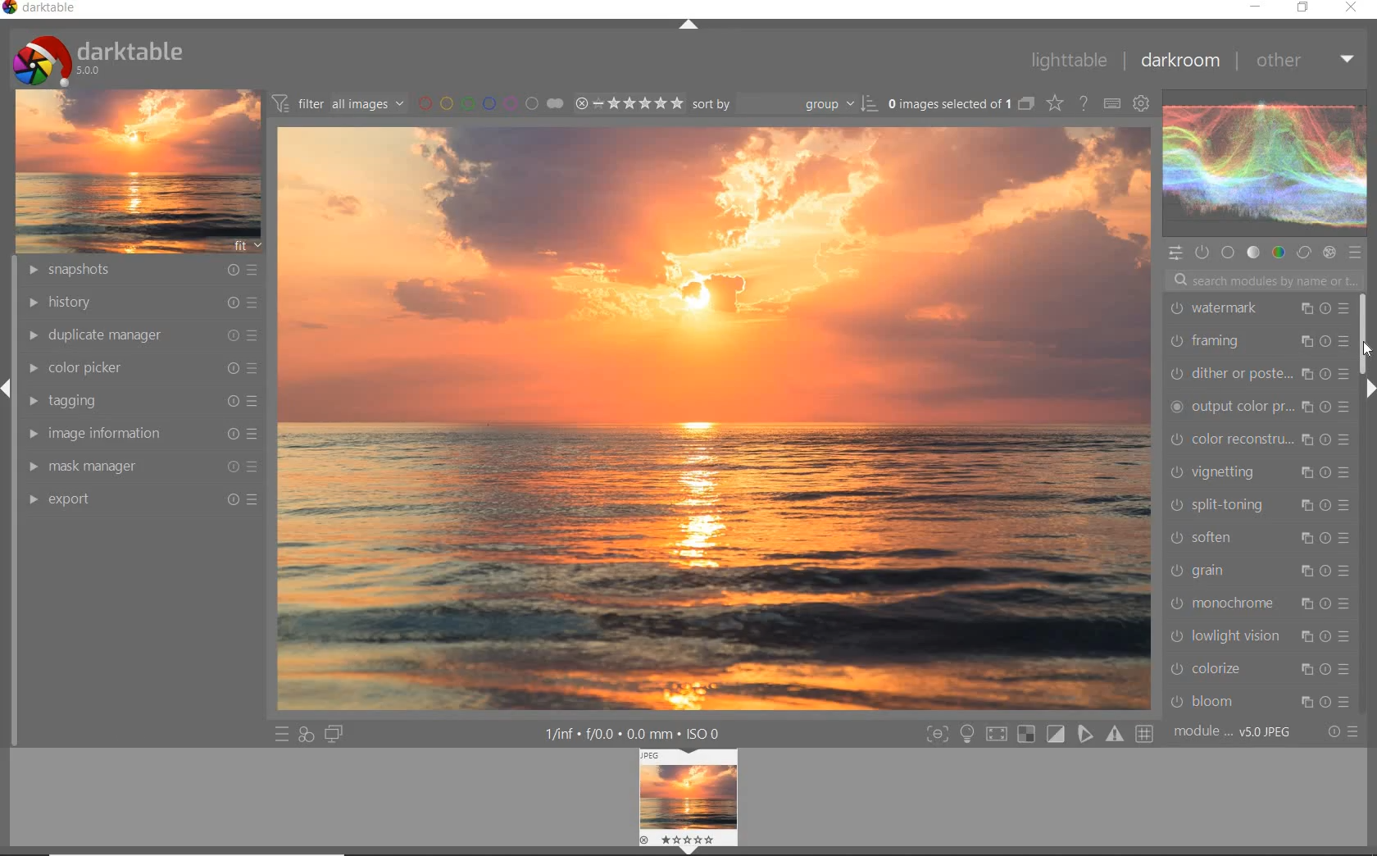 This screenshot has width=1377, height=856. Describe the element at coordinates (1260, 472) in the screenshot. I see `VIGNETTING` at that location.